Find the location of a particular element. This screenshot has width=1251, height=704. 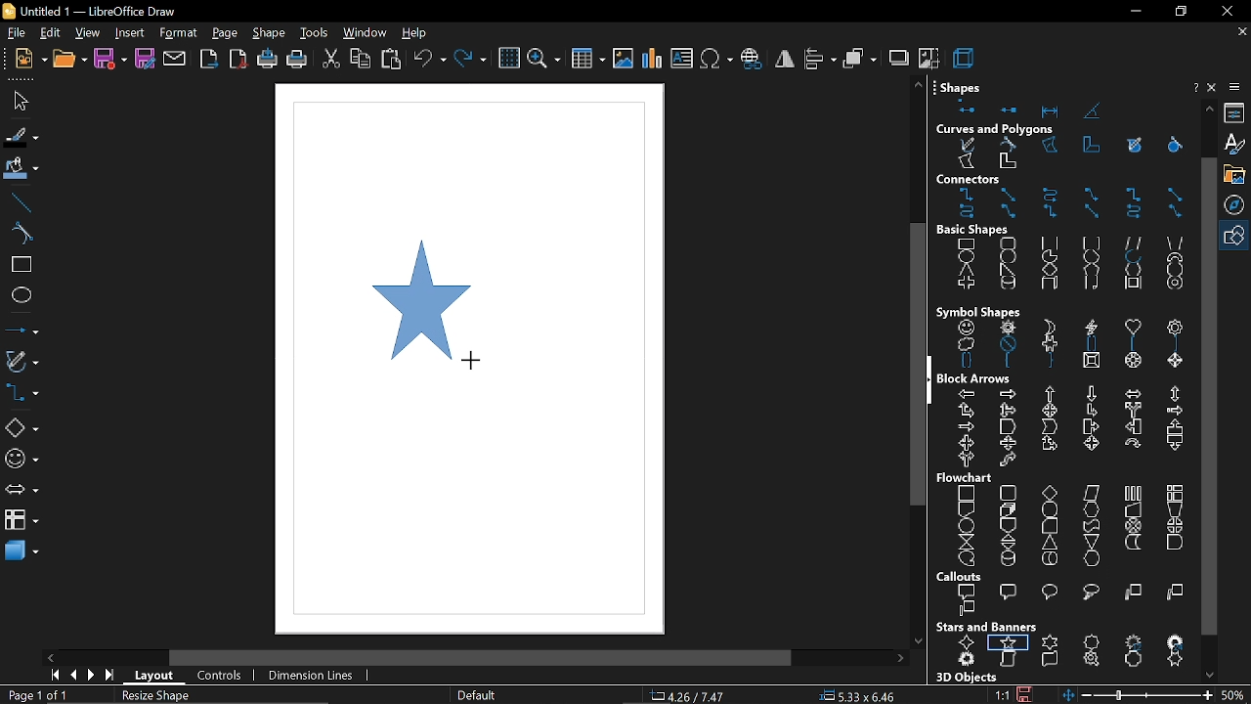

minimize is located at coordinates (1133, 15).